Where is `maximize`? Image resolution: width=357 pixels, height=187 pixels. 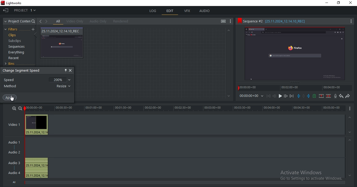
maximize is located at coordinates (340, 3).